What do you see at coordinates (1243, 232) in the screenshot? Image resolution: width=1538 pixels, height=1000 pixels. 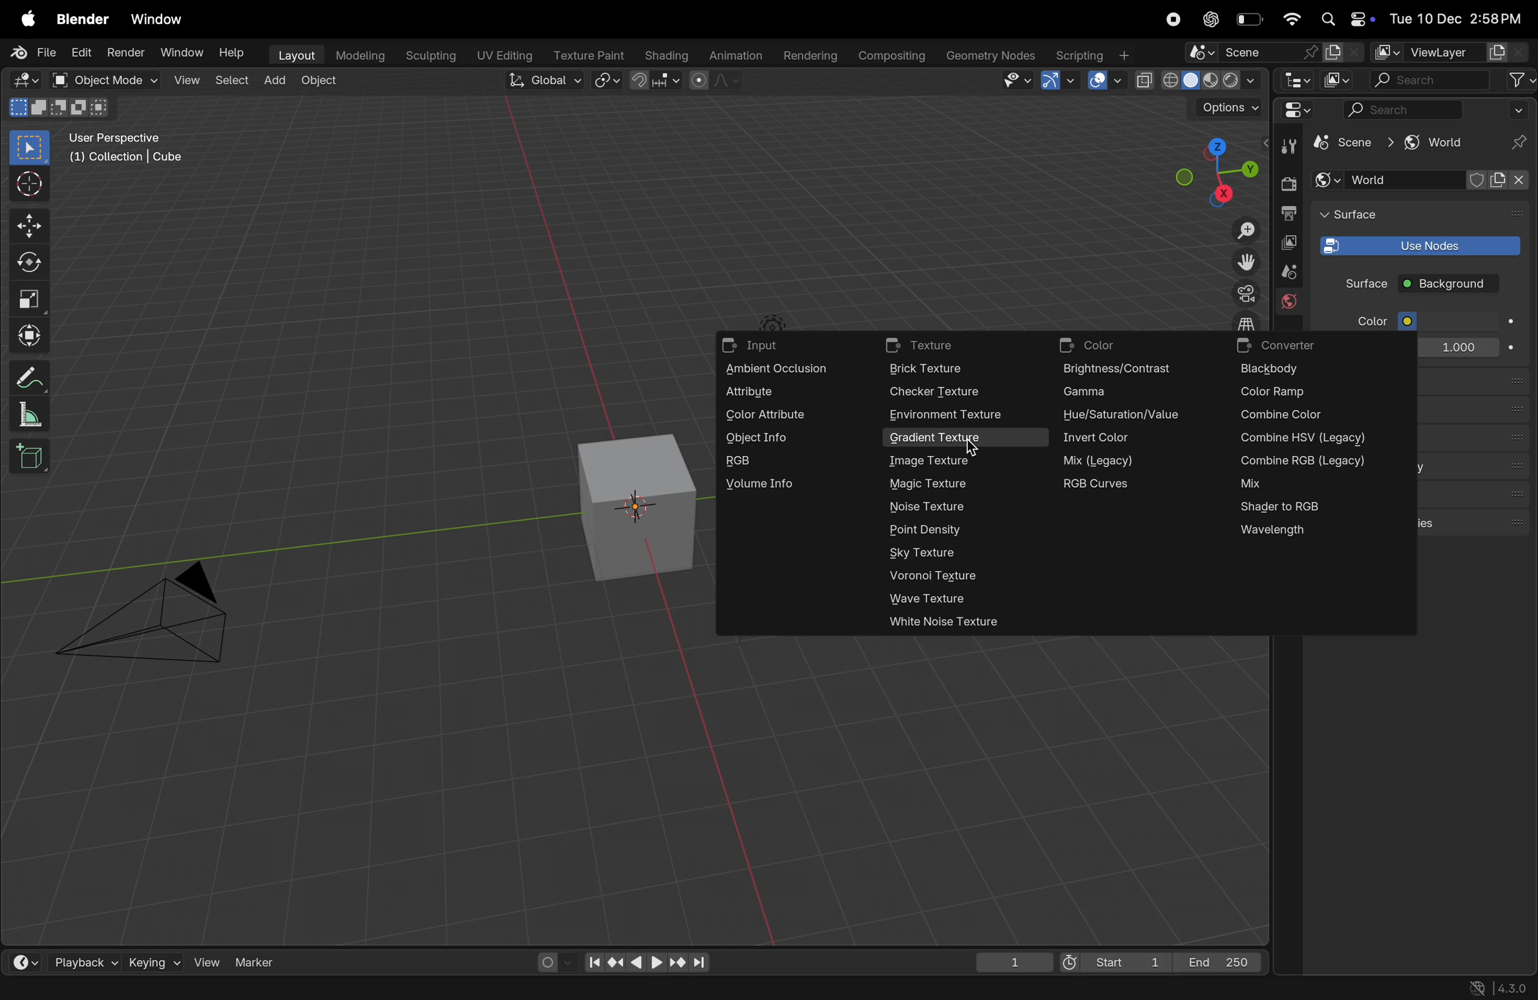 I see `Zoom` at bounding box center [1243, 232].